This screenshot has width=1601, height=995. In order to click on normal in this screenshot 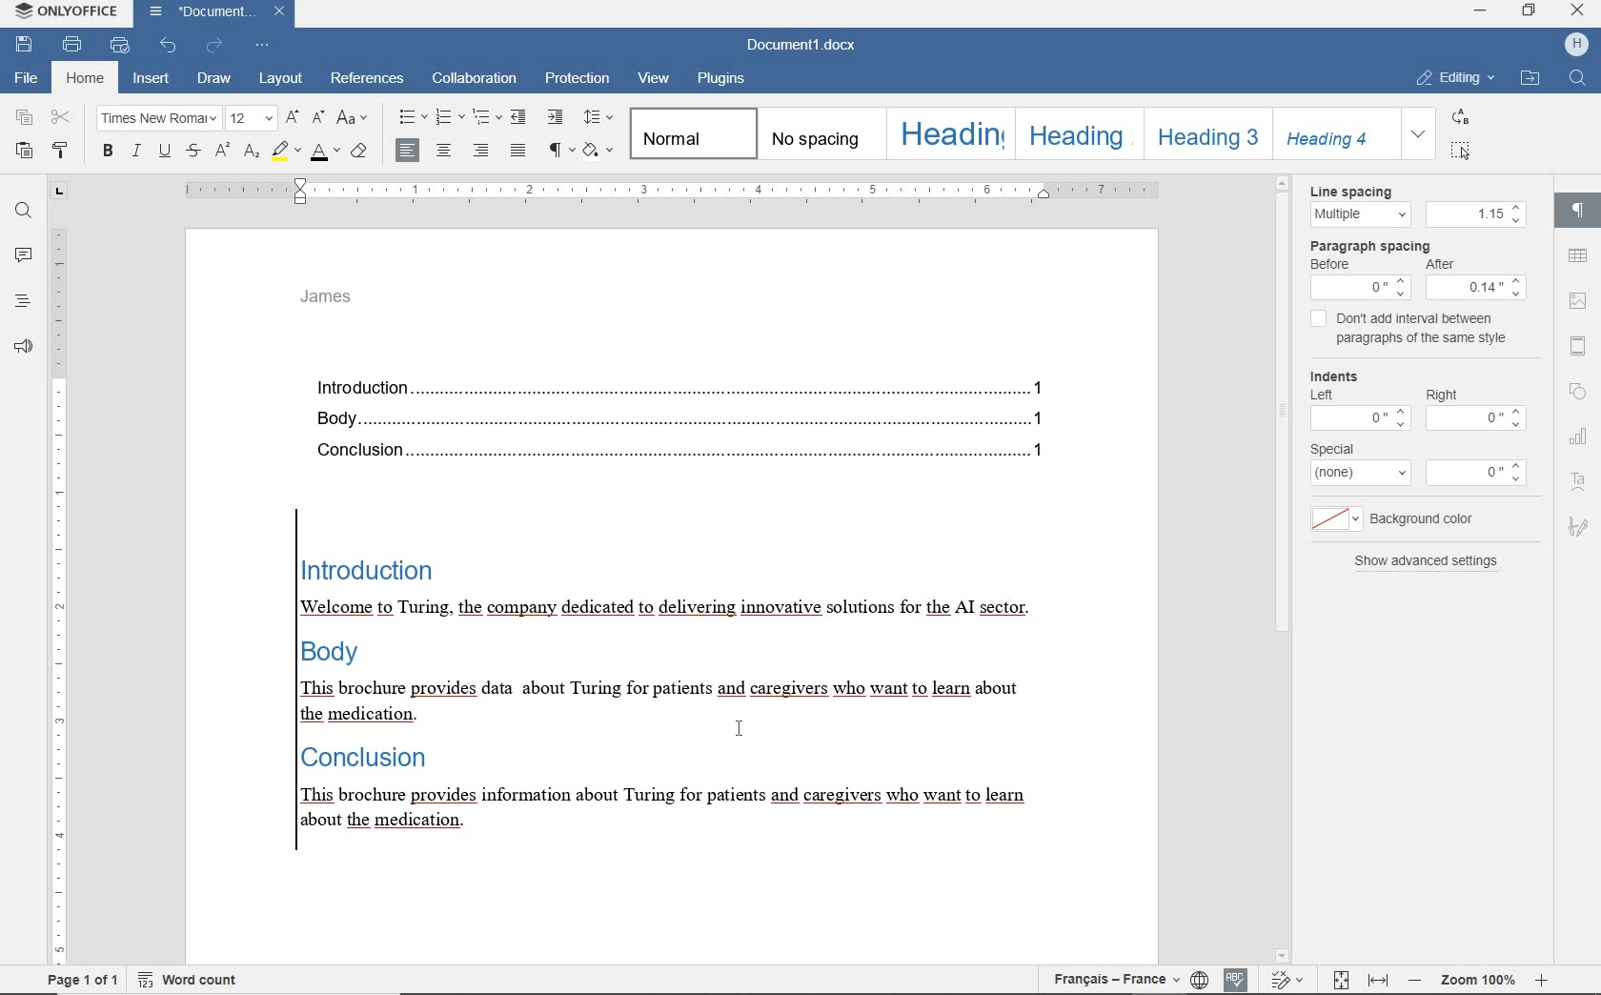, I will do `click(692, 132)`.